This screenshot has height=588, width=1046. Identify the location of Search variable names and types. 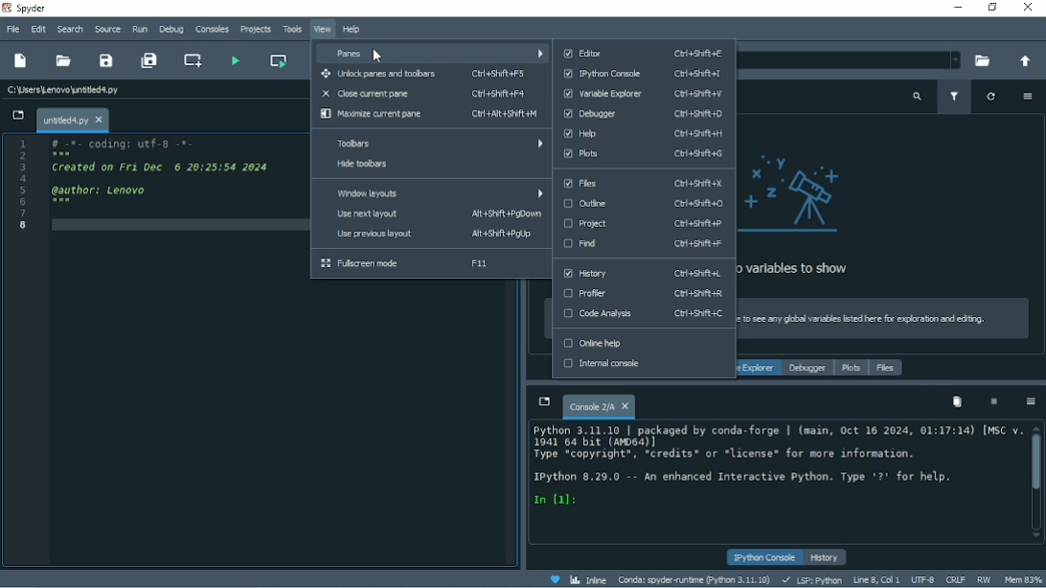
(917, 97).